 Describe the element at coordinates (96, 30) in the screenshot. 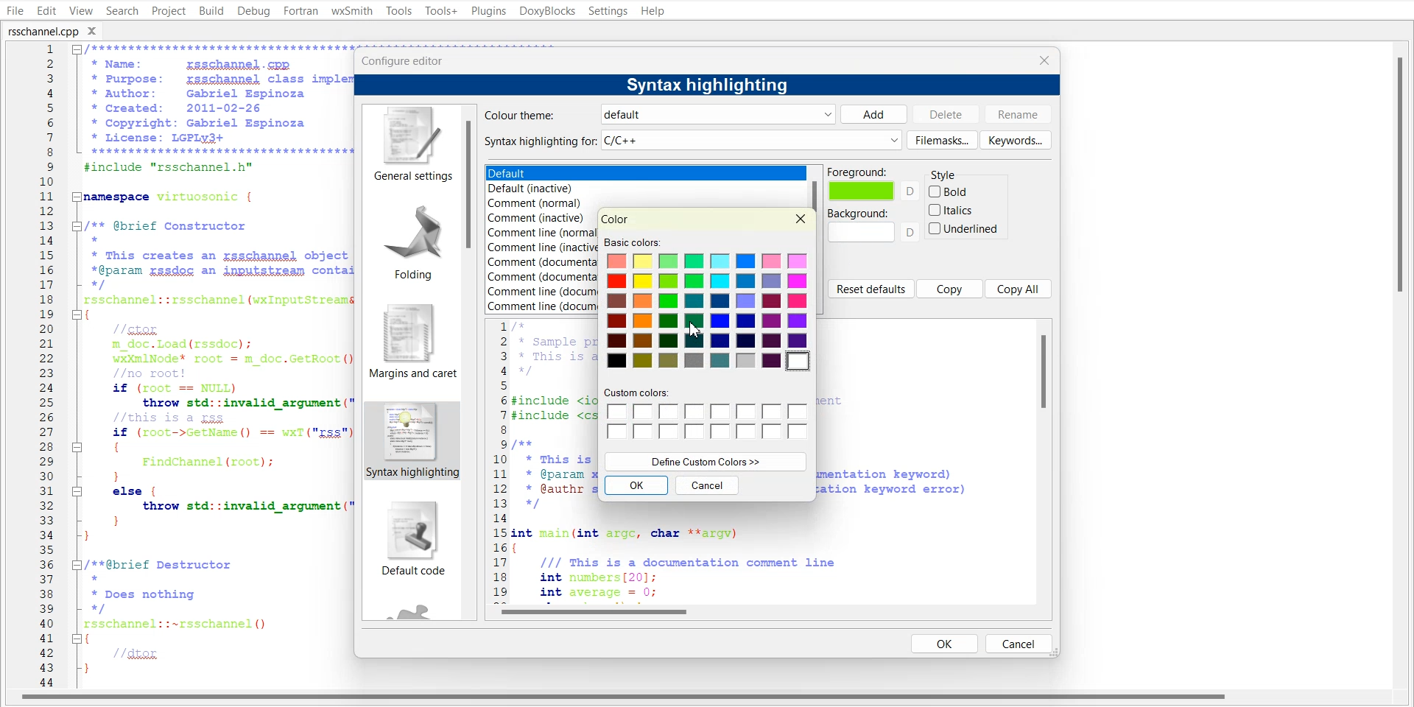

I see `Close` at that location.